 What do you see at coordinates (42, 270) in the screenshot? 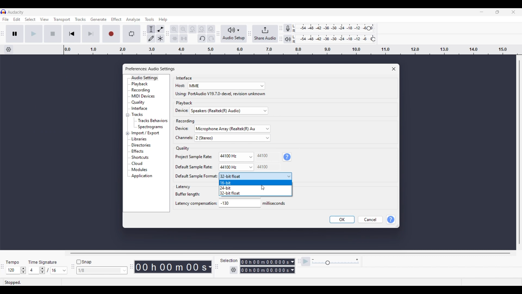
I see `Increase/Decrease time signature` at bounding box center [42, 270].